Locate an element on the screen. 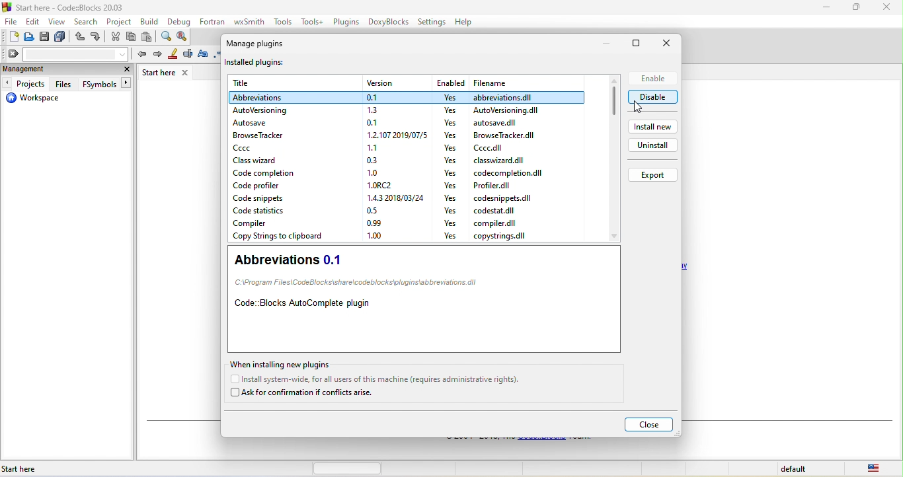 This screenshot has width=903, height=477. yes is located at coordinates (450, 235).